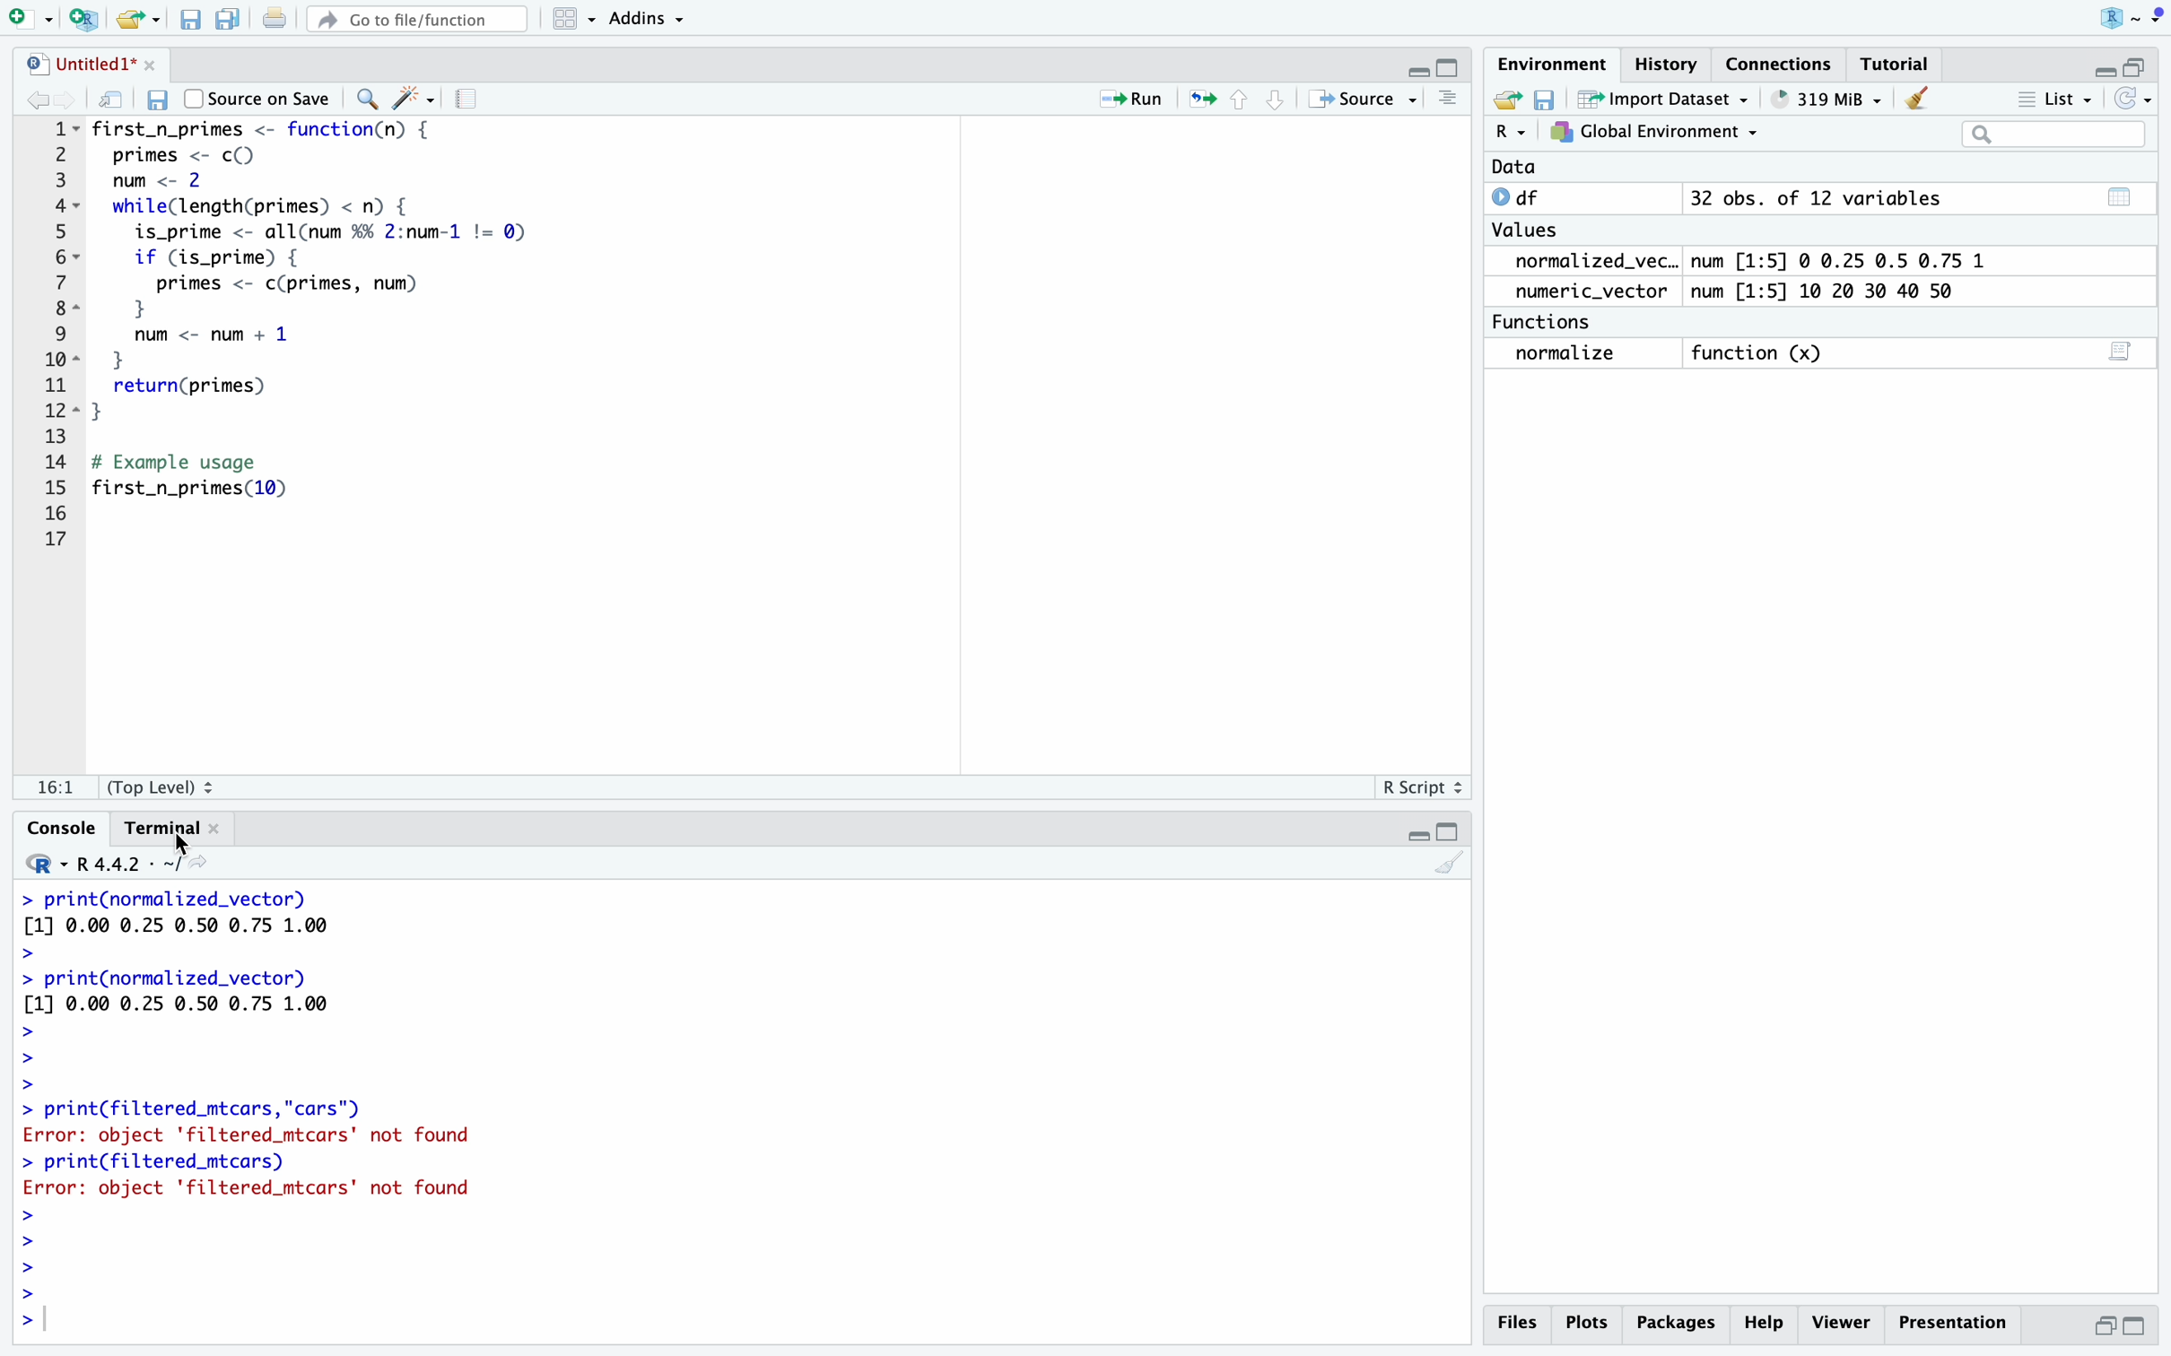  I want to click on maximize/minimize button, so click(2121, 1325).